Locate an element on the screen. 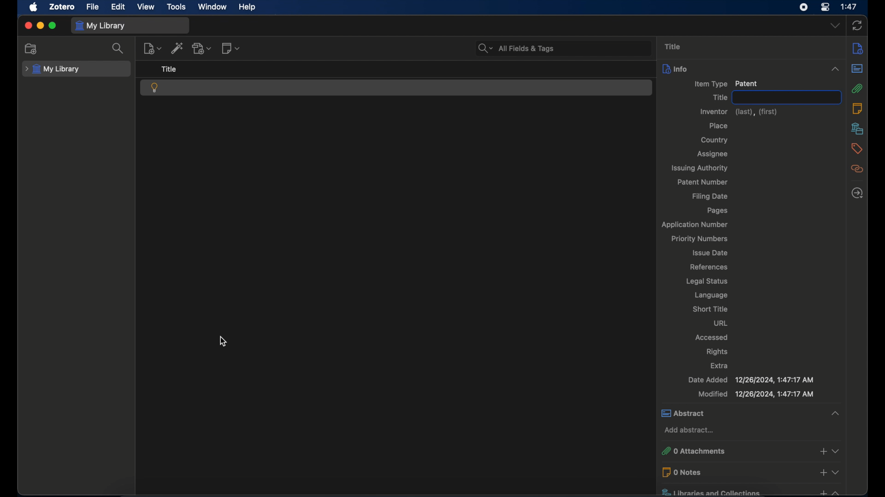  info is located at coordinates (733, 69).